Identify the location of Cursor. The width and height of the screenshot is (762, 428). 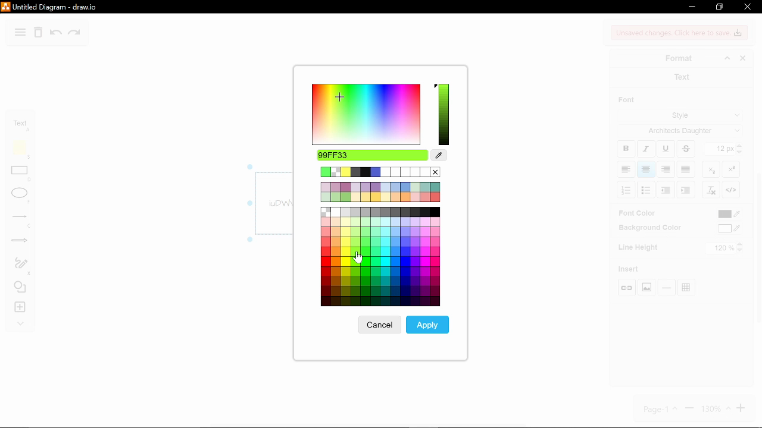
(727, 233).